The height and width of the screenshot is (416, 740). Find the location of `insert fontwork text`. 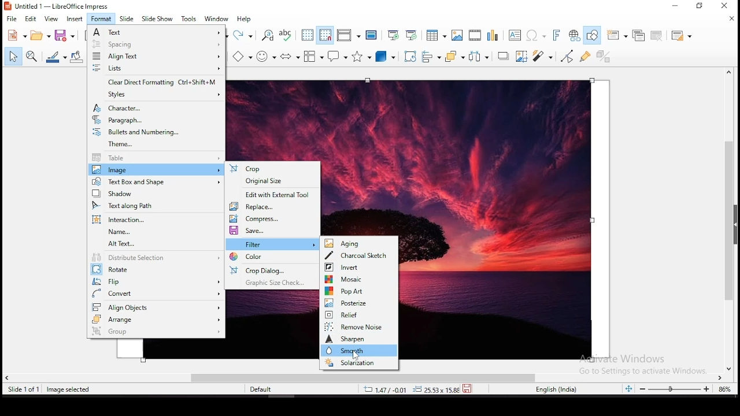

insert fontwork text is located at coordinates (557, 35).